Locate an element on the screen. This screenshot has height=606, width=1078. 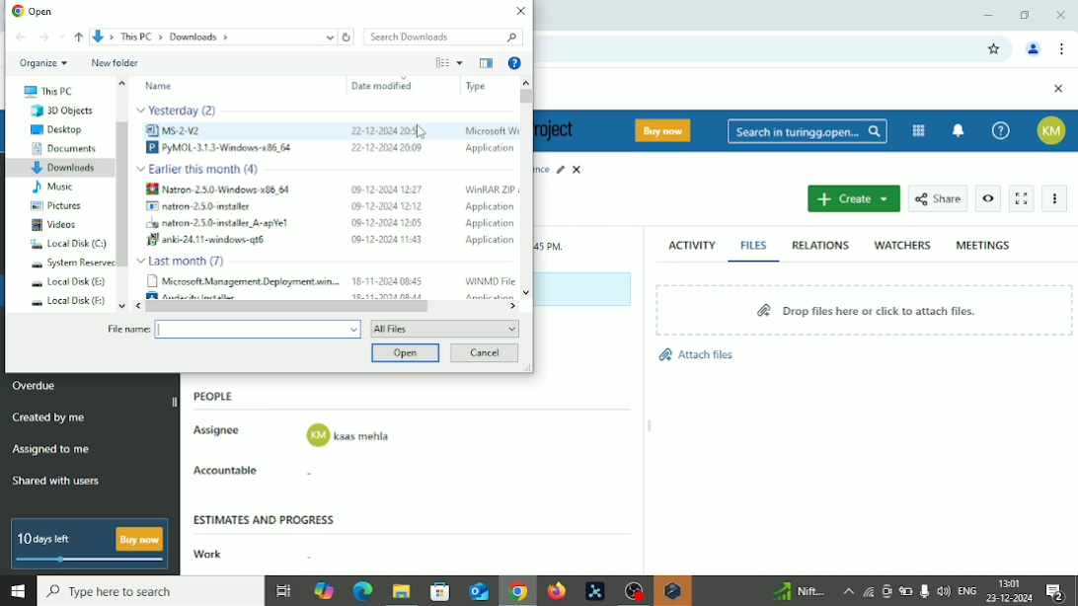
Recent locations is located at coordinates (60, 35).